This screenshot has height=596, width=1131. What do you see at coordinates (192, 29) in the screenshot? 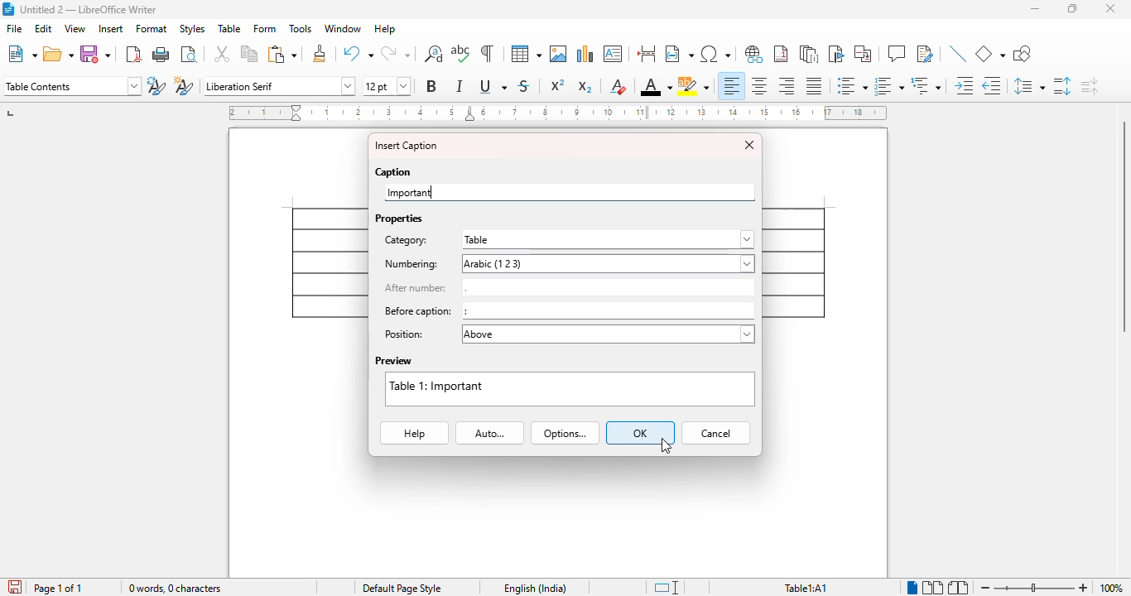
I see `styles` at bounding box center [192, 29].